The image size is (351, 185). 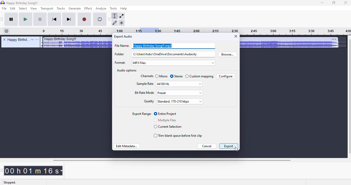 What do you see at coordinates (12, 20) in the screenshot?
I see `pause` at bounding box center [12, 20].